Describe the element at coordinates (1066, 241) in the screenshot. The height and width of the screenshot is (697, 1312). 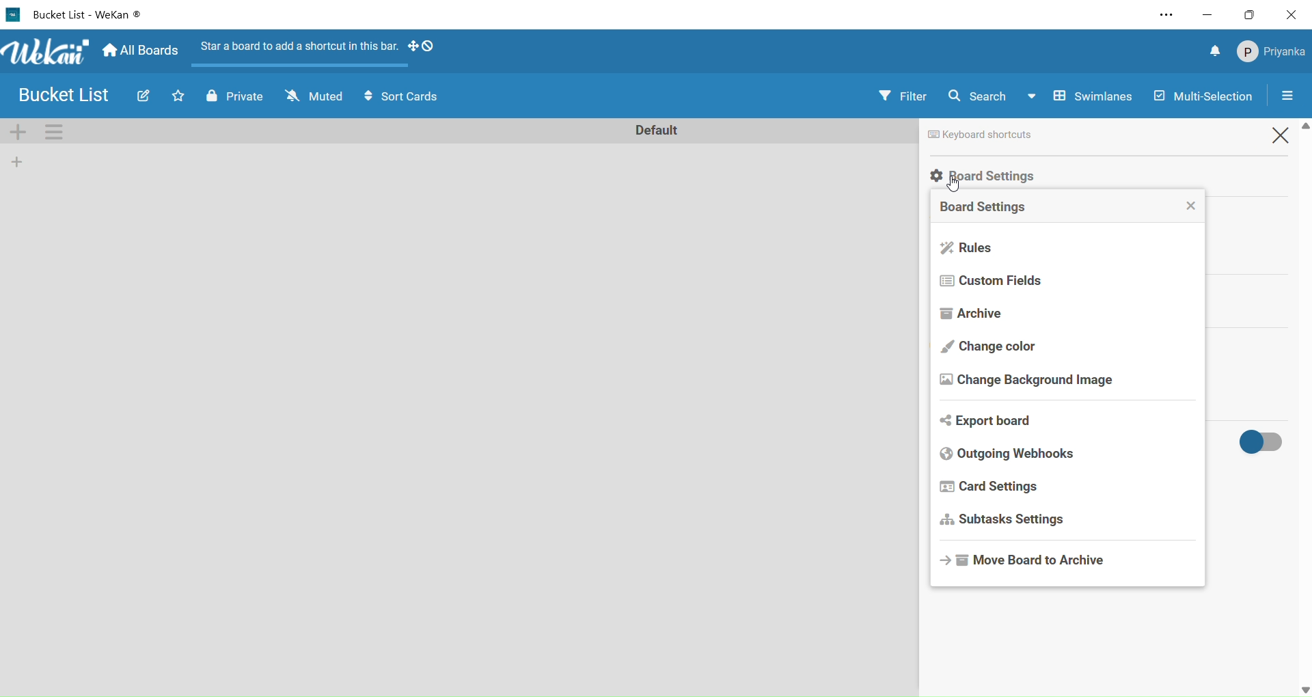
I see `rules` at that location.